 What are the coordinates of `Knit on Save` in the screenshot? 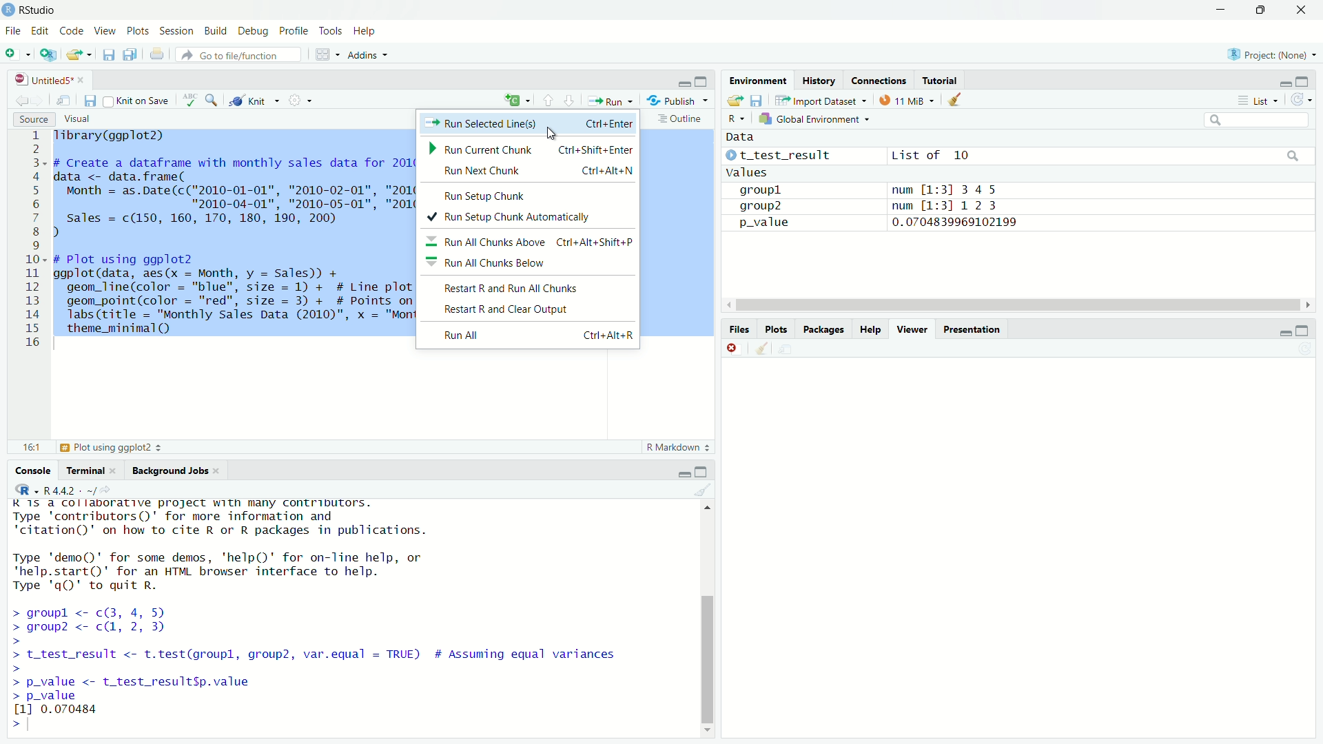 It's located at (138, 100).